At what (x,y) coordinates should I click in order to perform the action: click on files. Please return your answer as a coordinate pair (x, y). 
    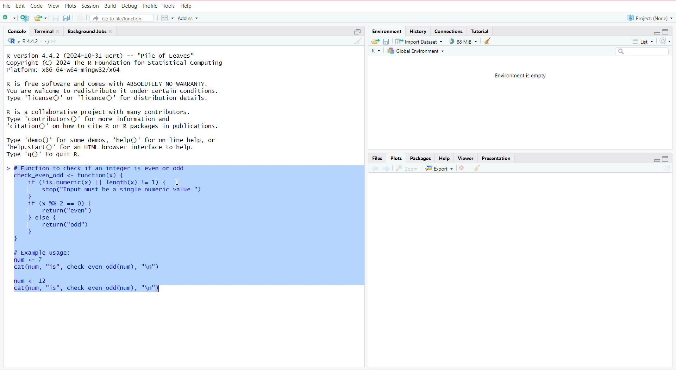
    Looking at the image, I should click on (377, 158).